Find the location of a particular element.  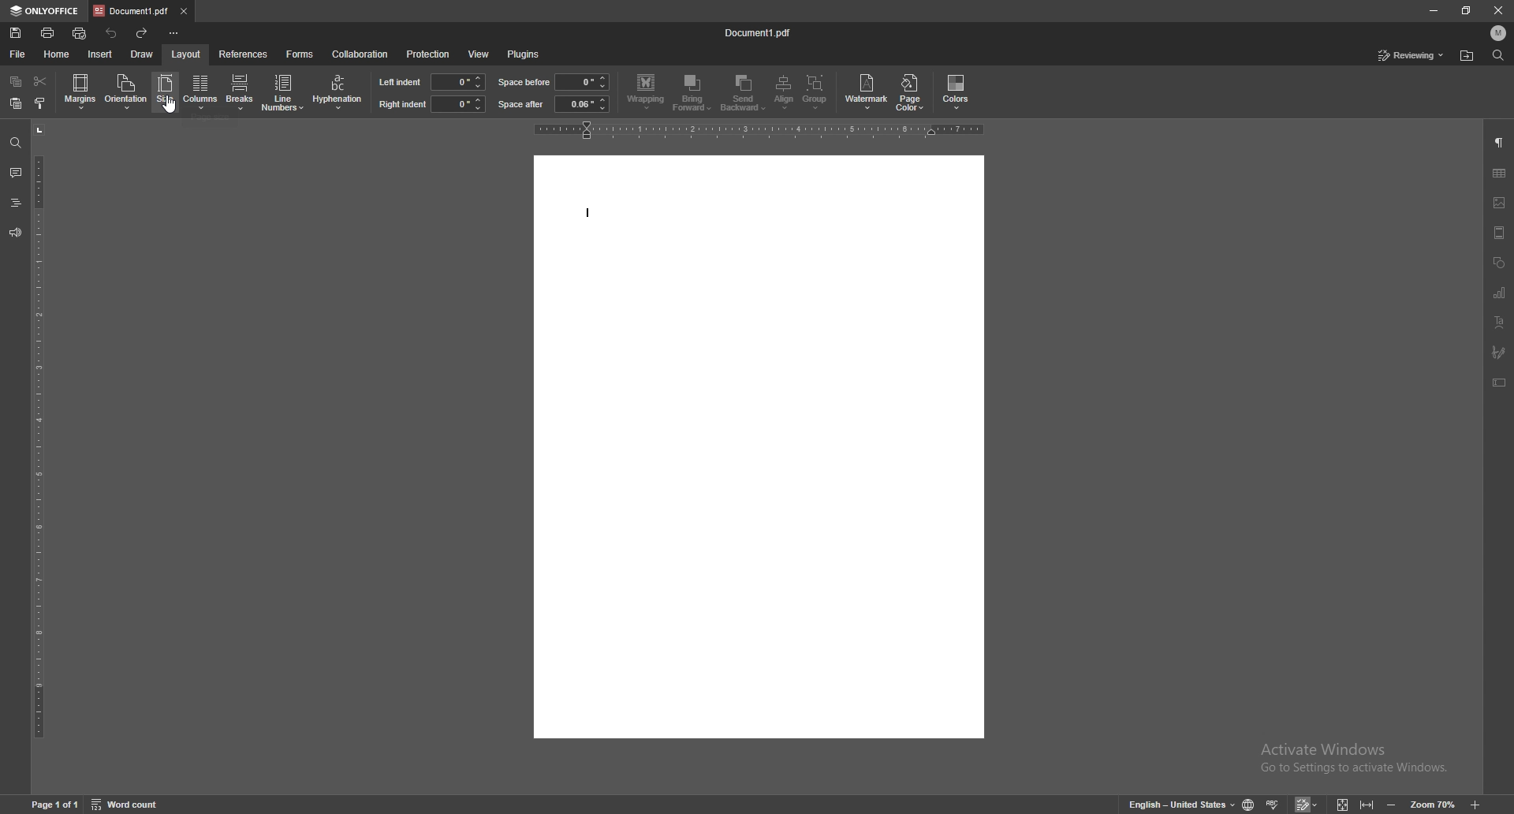

header and footer is located at coordinates (1499, 233).